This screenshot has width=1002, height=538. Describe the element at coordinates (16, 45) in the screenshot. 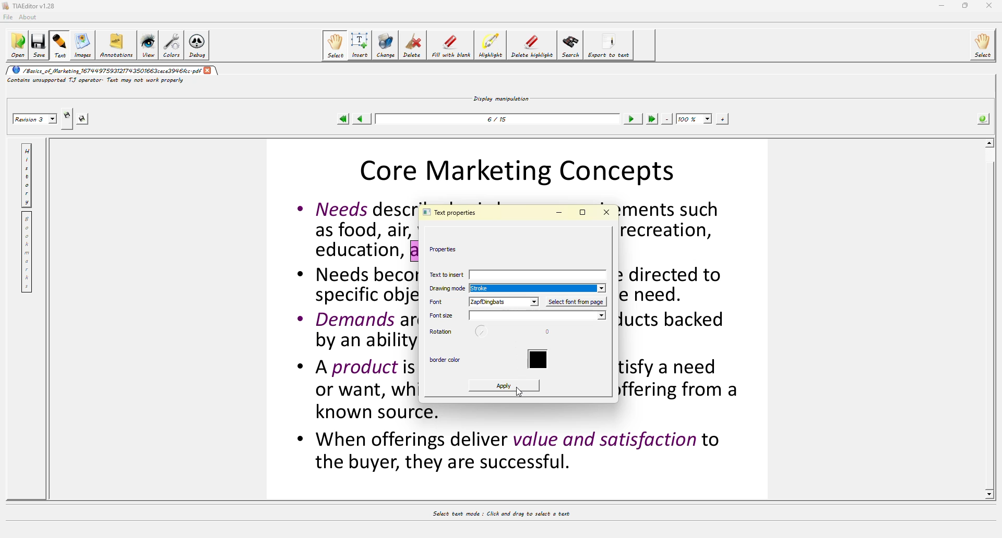

I see `open` at that location.